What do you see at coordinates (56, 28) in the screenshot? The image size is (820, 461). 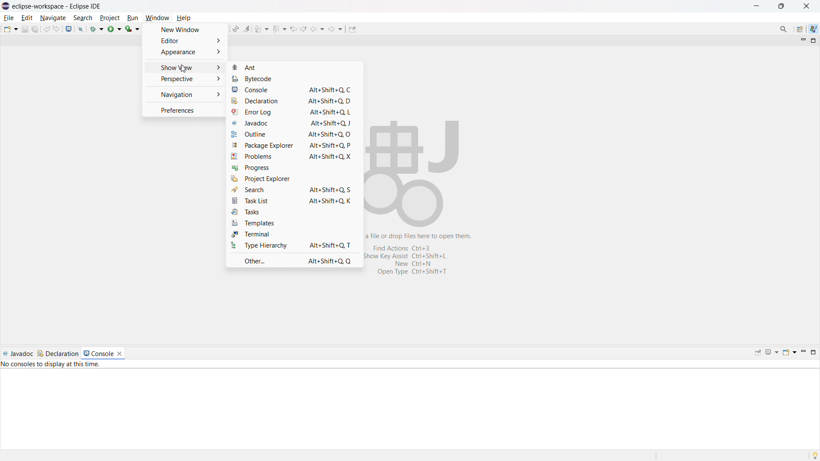 I see `redo` at bounding box center [56, 28].